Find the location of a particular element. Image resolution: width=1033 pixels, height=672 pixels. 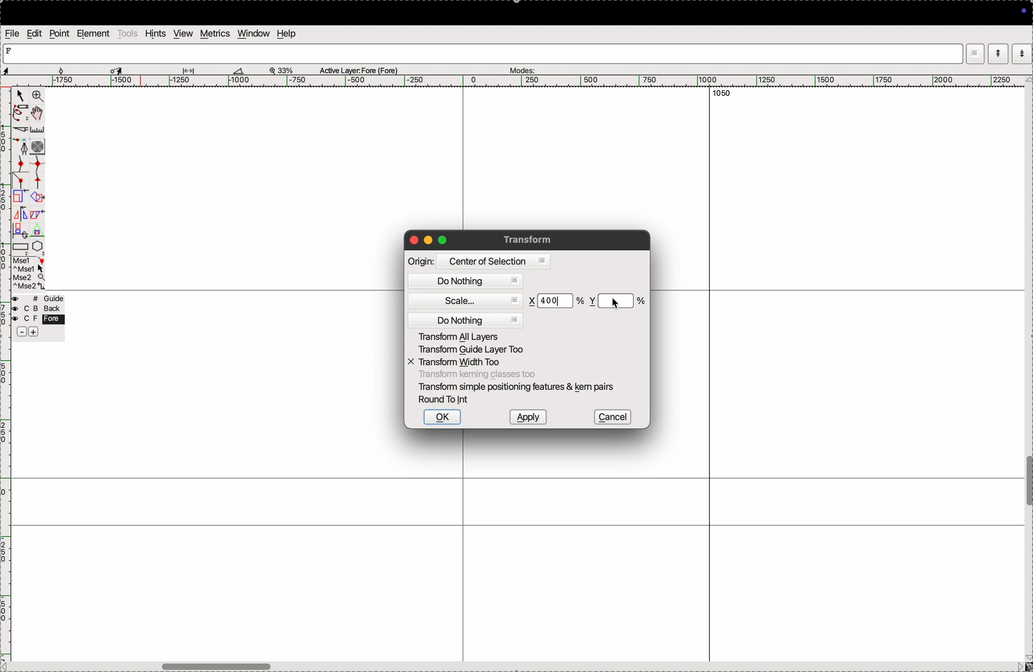

edit is located at coordinates (35, 33).